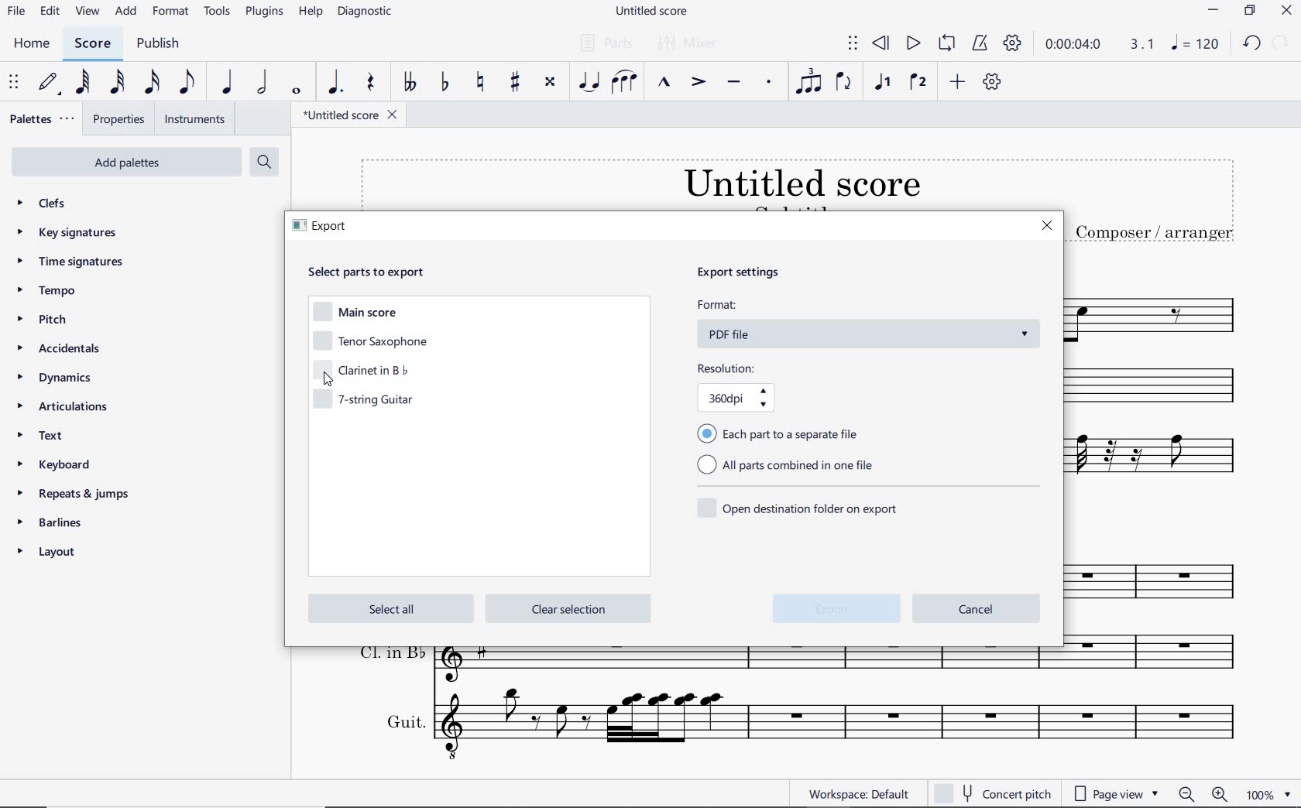 The height and width of the screenshot is (808, 1301). I want to click on PARTS, so click(606, 43).